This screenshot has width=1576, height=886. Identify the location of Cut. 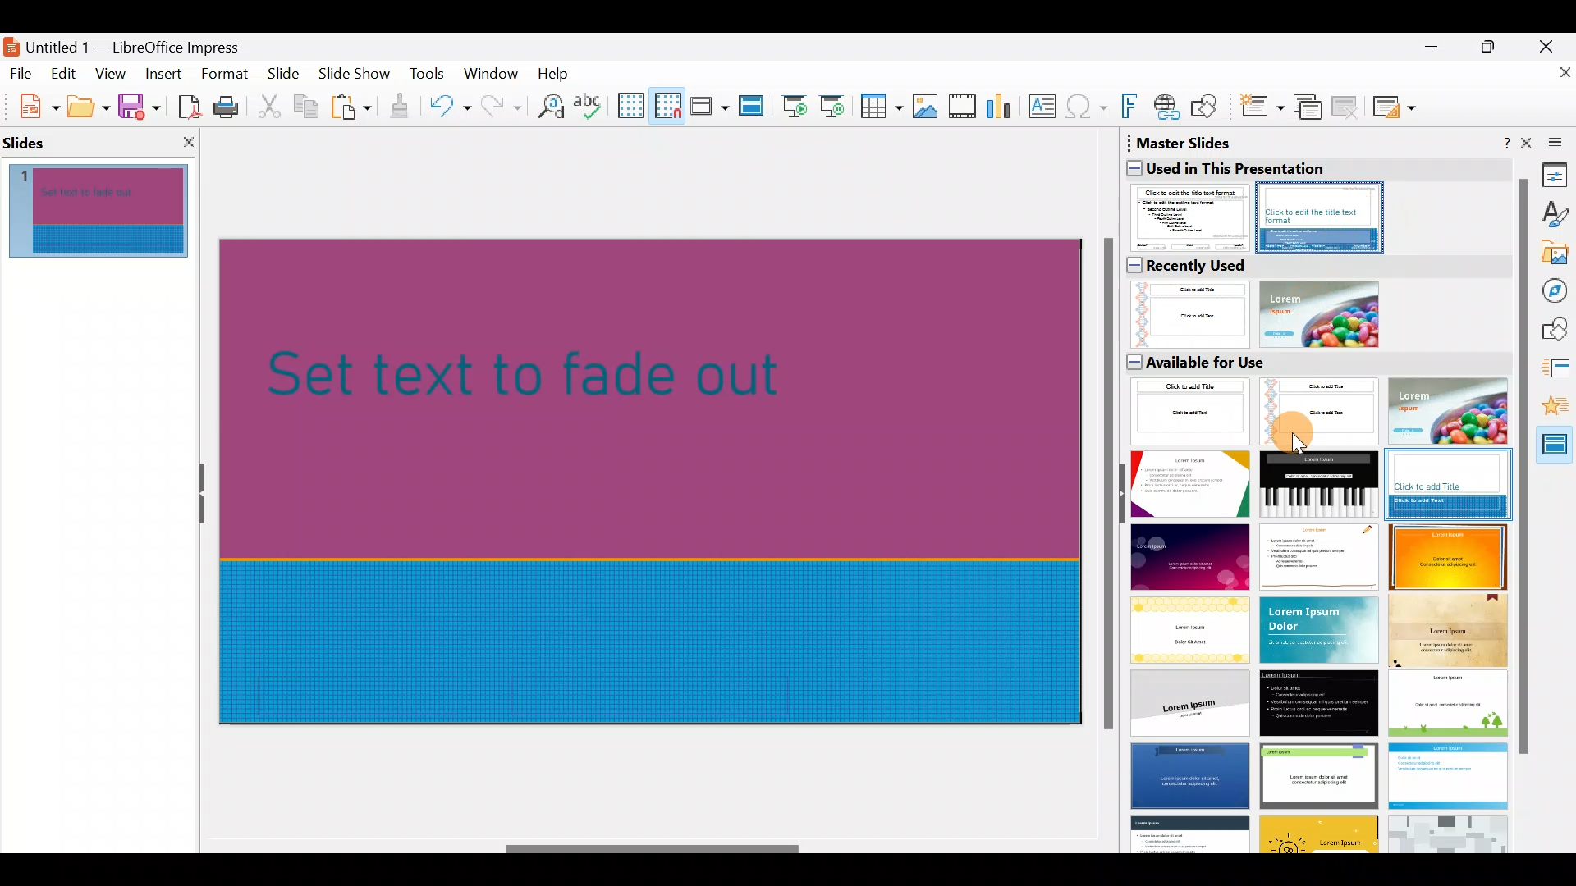
(272, 107).